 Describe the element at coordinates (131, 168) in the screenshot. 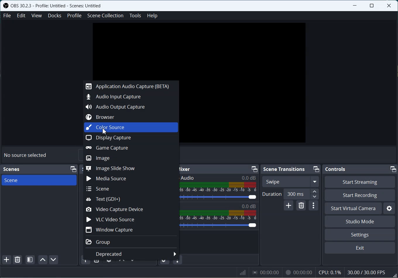

I see `Image Slide Show` at that location.